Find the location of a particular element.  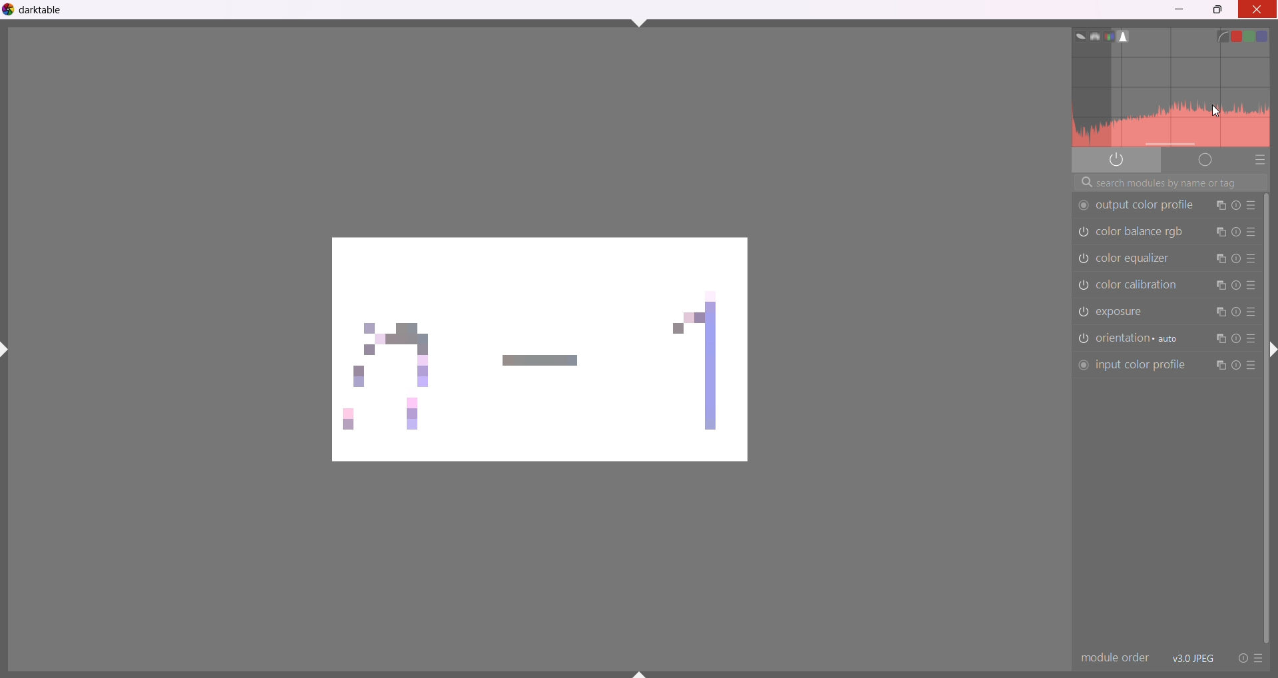

instance is located at coordinates (1219, 206).